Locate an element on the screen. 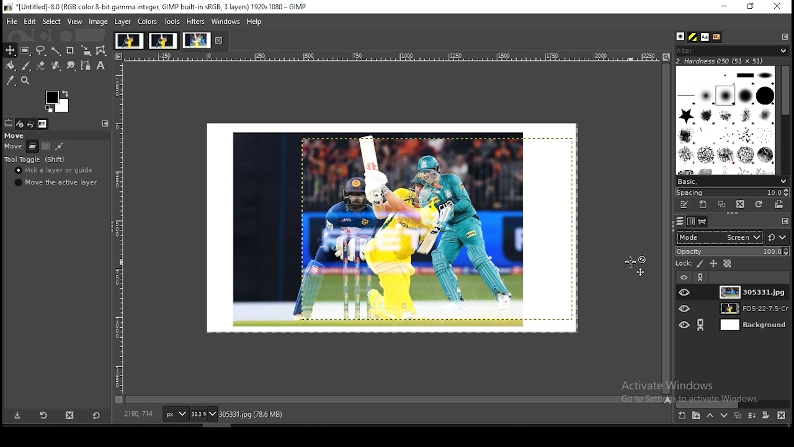  tool options is located at coordinates (9, 122).